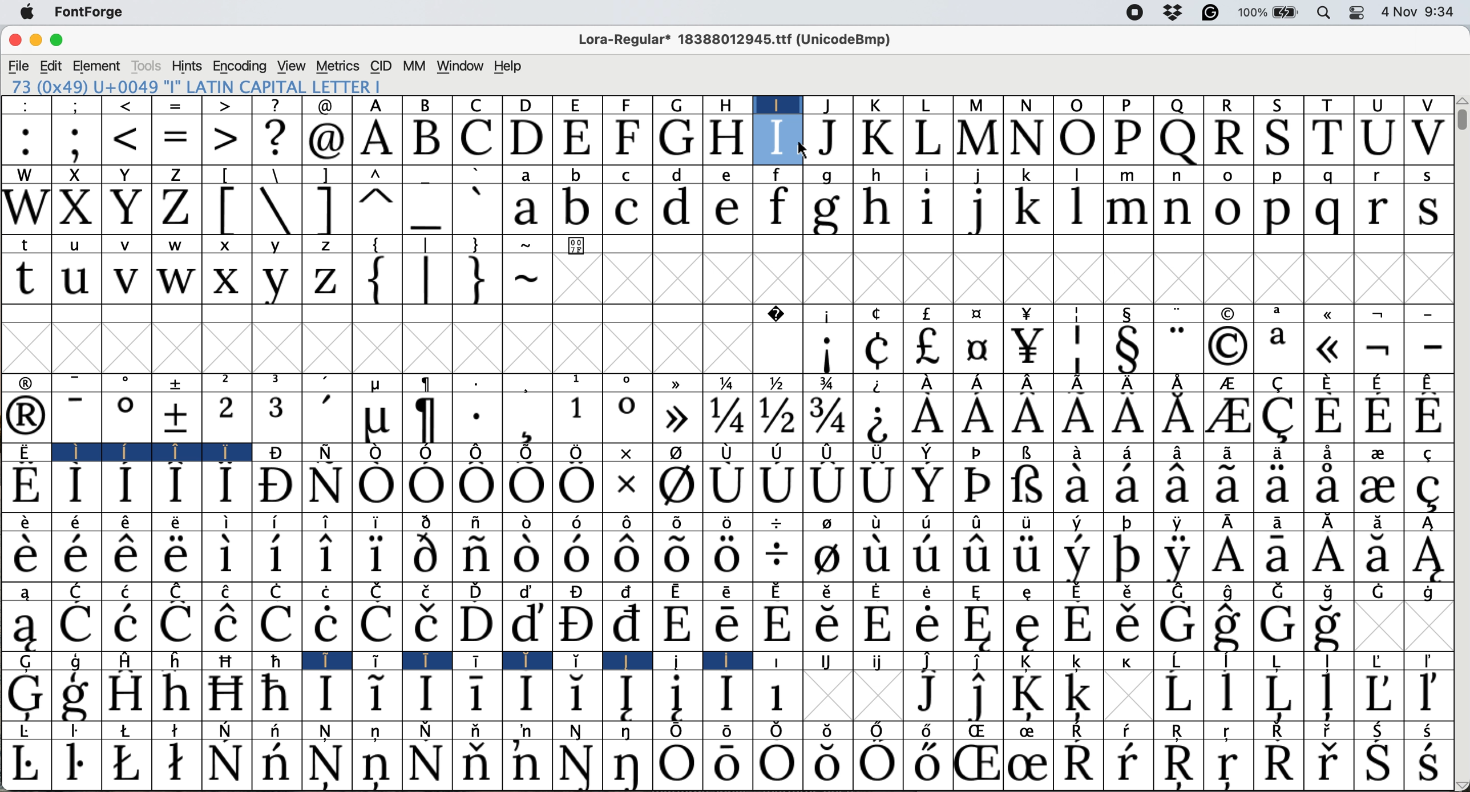  I want to click on F, so click(629, 139).